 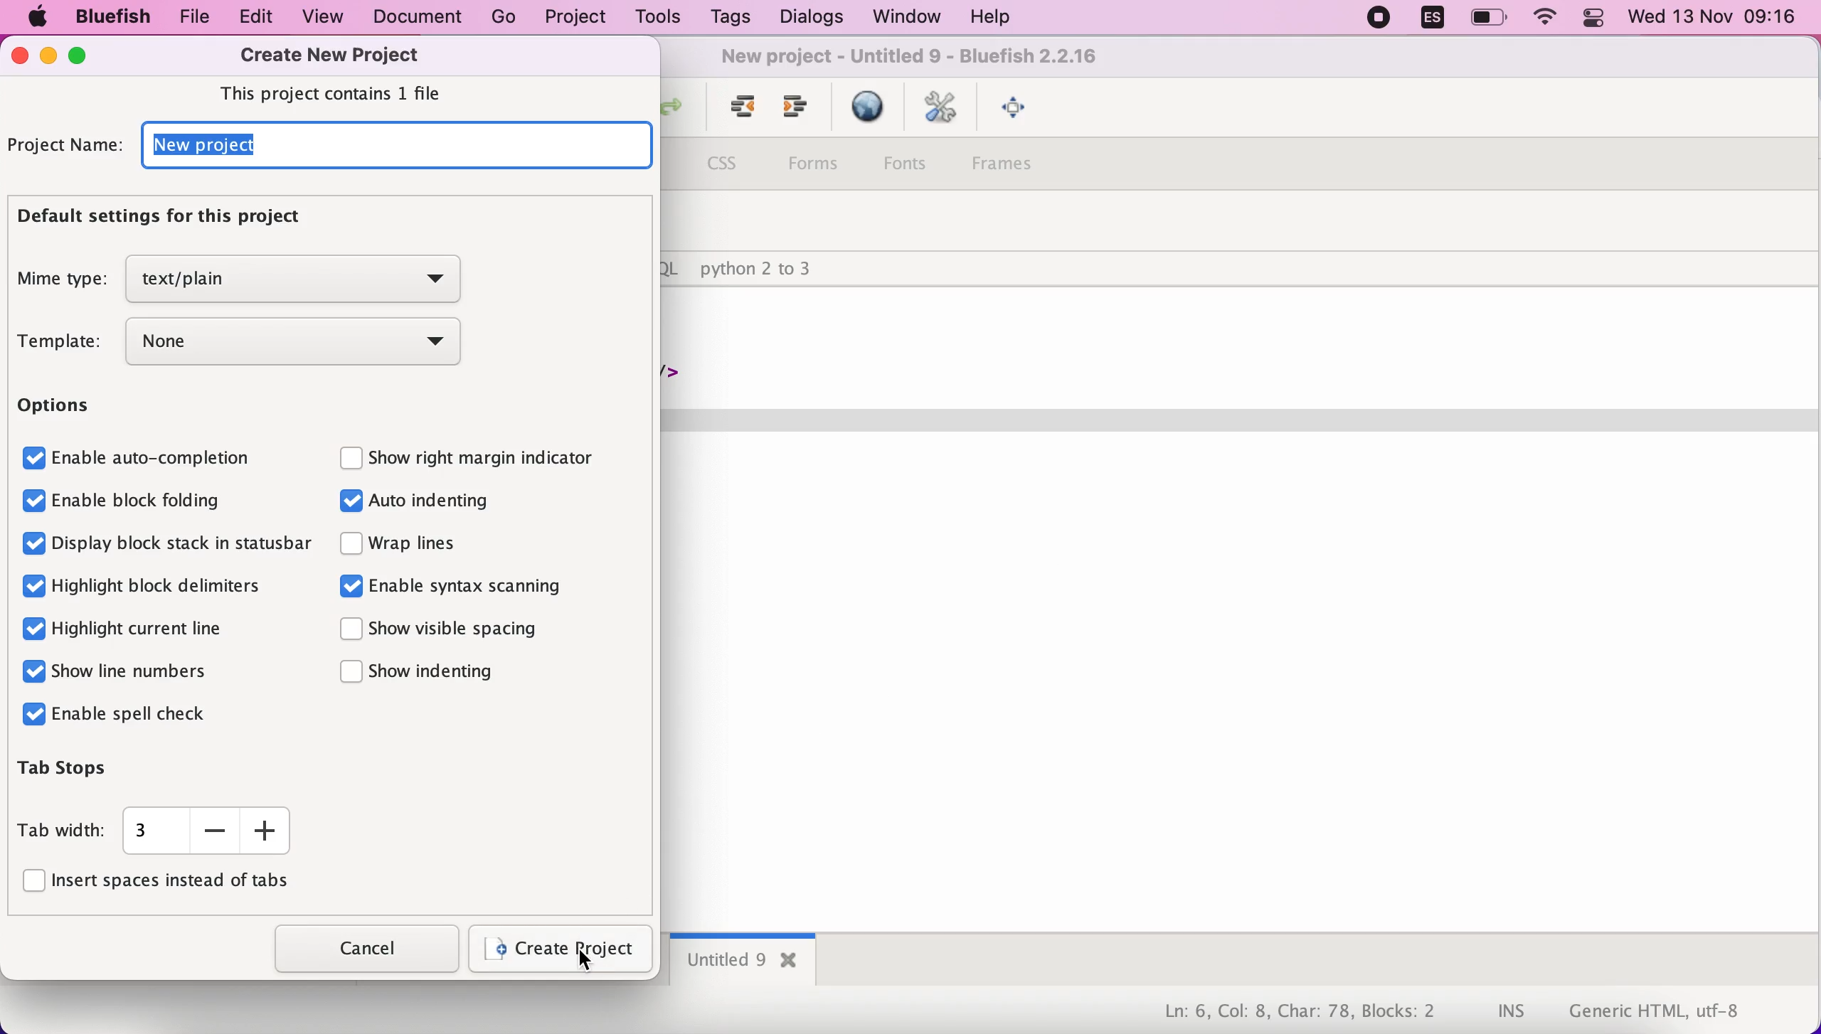 I want to click on indent, so click(x=795, y=112).